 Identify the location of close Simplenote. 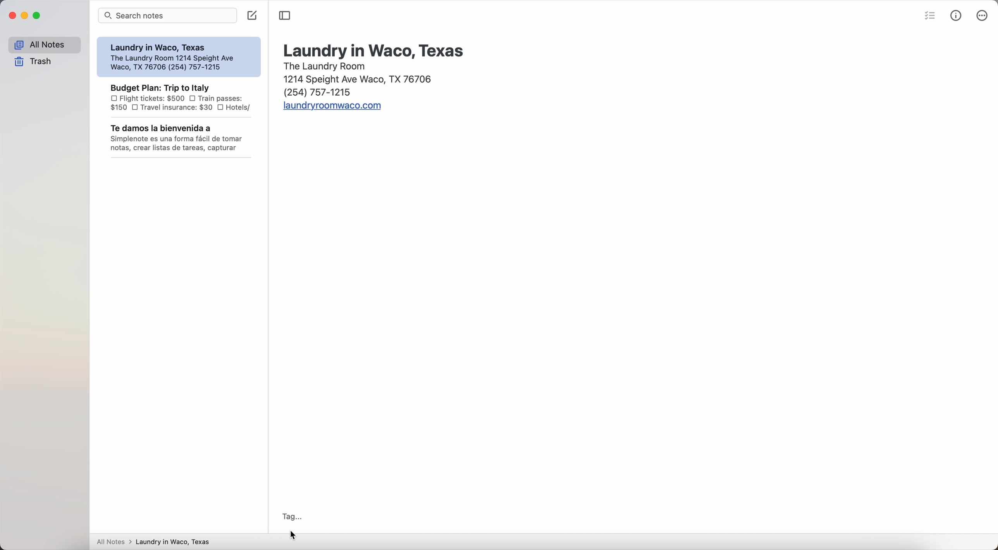
(12, 16).